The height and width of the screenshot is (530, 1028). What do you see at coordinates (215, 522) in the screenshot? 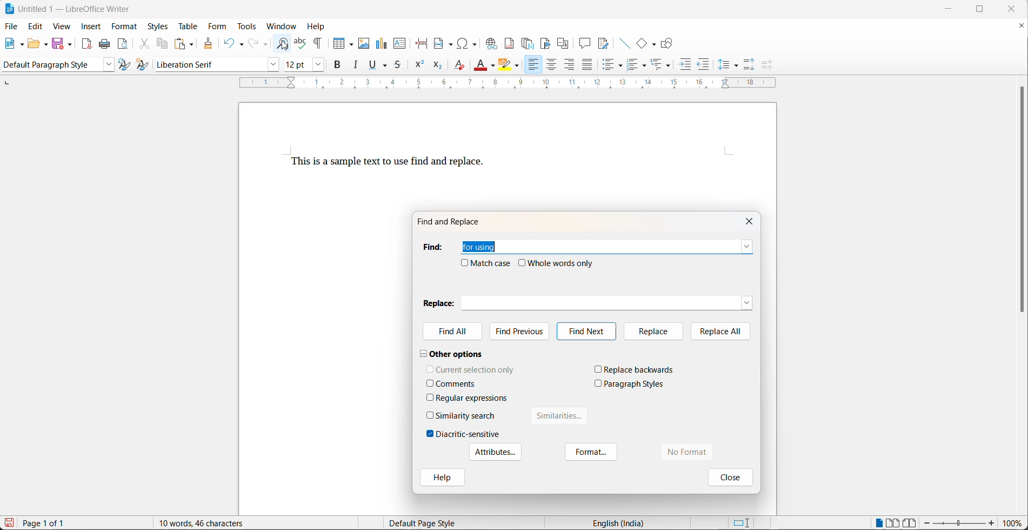
I see `10 words, 46 characters` at bounding box center [215, 522].